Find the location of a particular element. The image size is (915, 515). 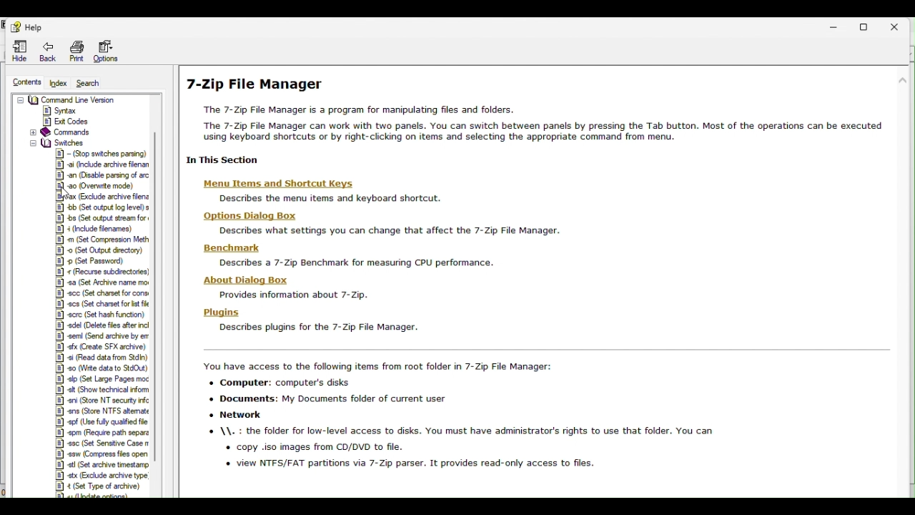

§] +p (Set Large Pages moc is located at coordinates (101, 378).